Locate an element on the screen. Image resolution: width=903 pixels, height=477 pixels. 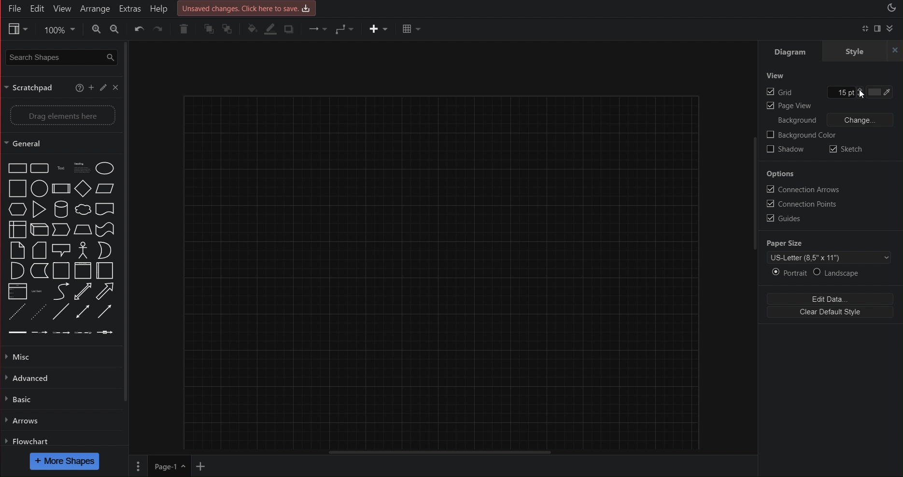
Search Shapes is located at coordinates (60, 58).